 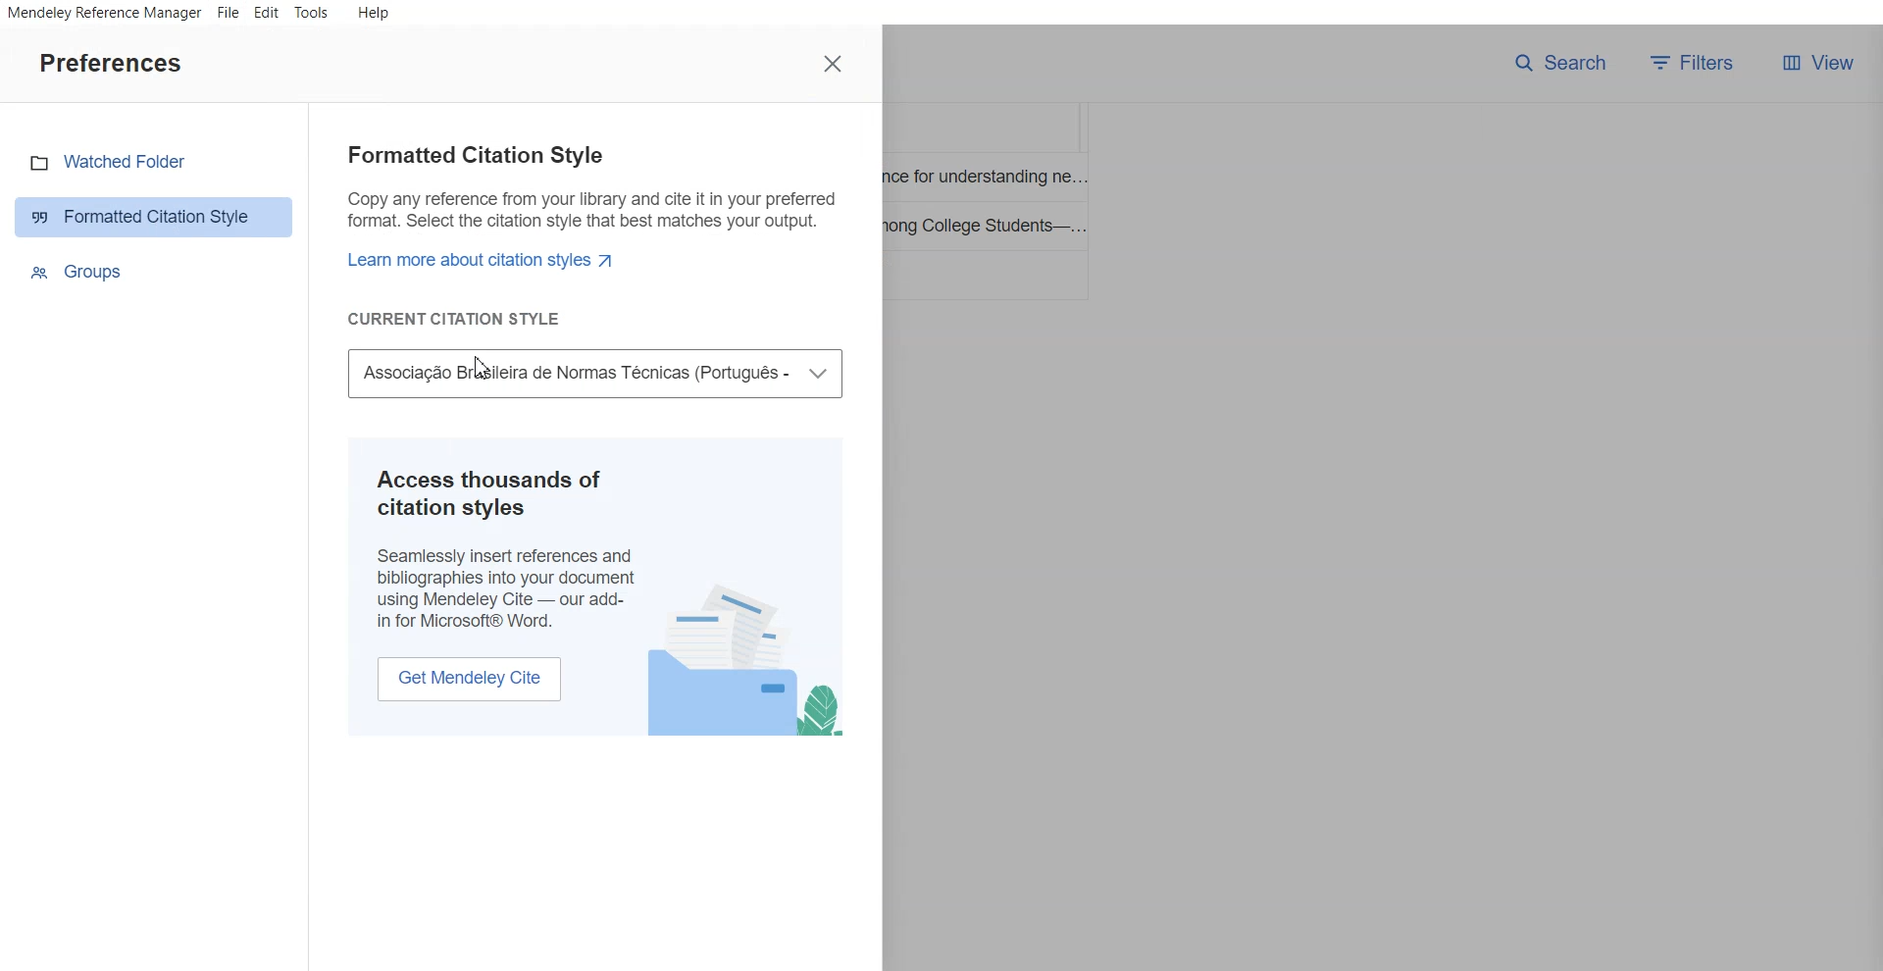 What do you see at coordinates (266, 14) in the screenshot?
I see `Edit` at bounding box center [266, 14].